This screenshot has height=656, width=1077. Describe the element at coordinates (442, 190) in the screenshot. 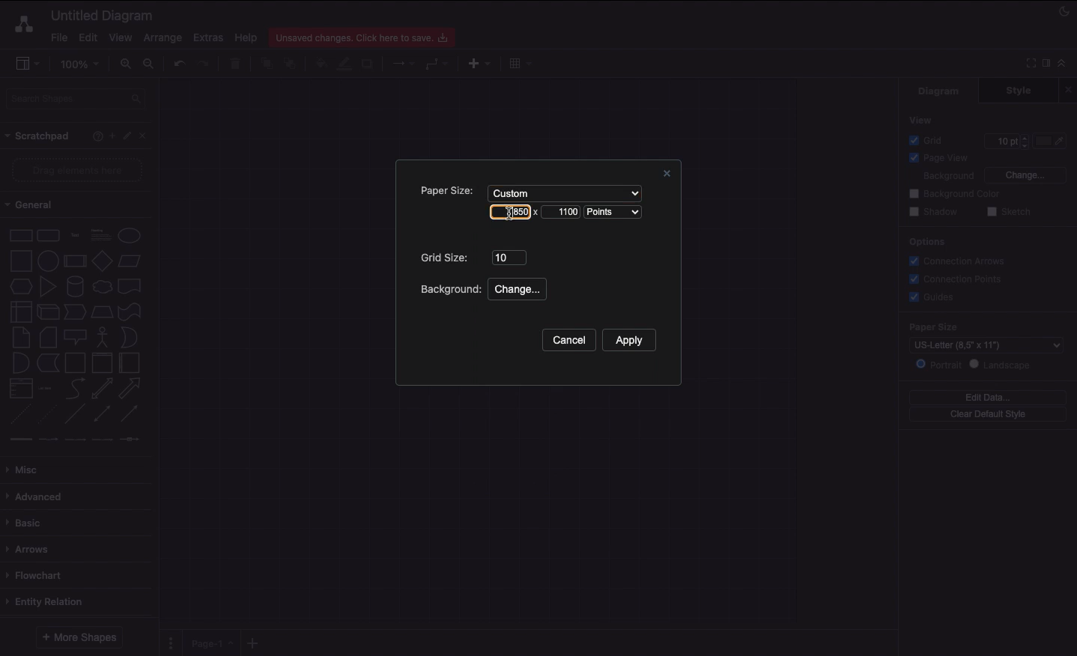

I see `Paper size` at that location.